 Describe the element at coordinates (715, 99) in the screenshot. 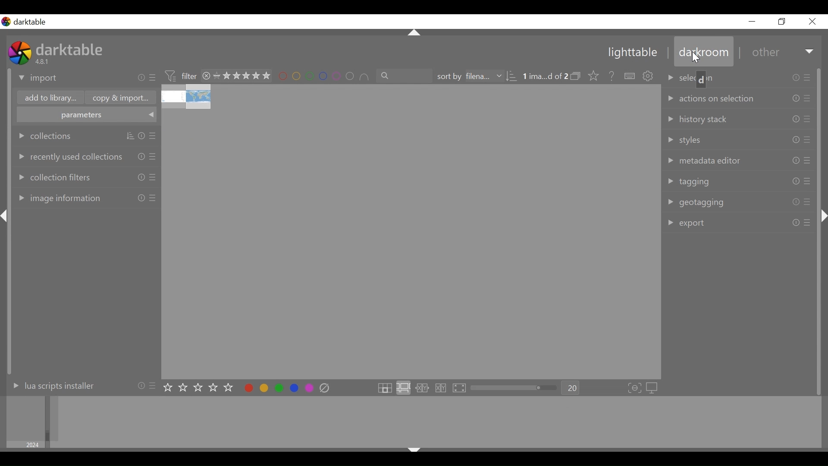

I see `action on selection` at that location.